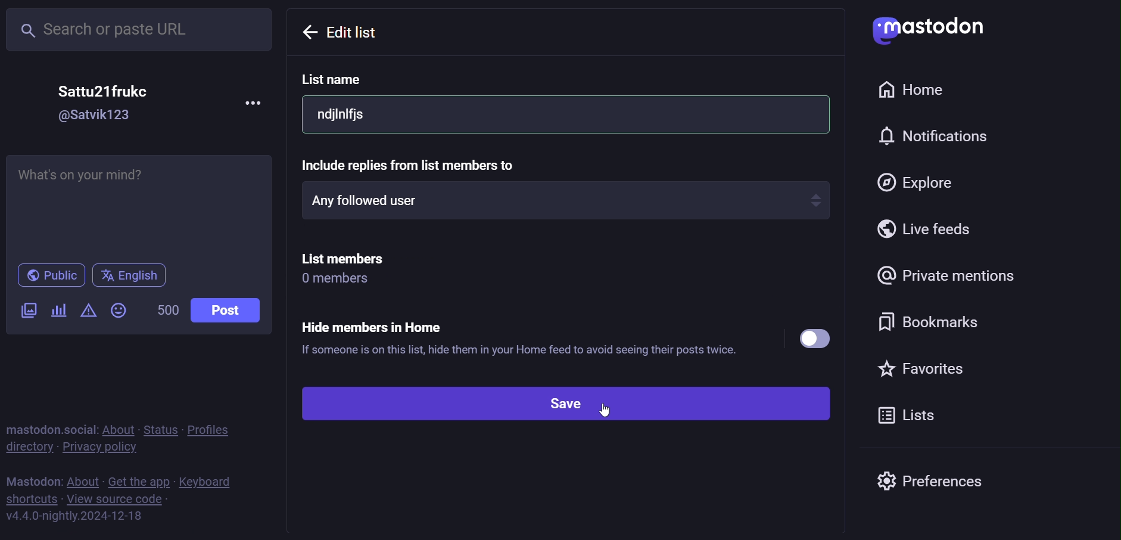 Image resolution: width=1121 pixels, height=540 pixels. Describe the element at coordinates (930, 369) in the screenshot. I see `favorite` at that location.